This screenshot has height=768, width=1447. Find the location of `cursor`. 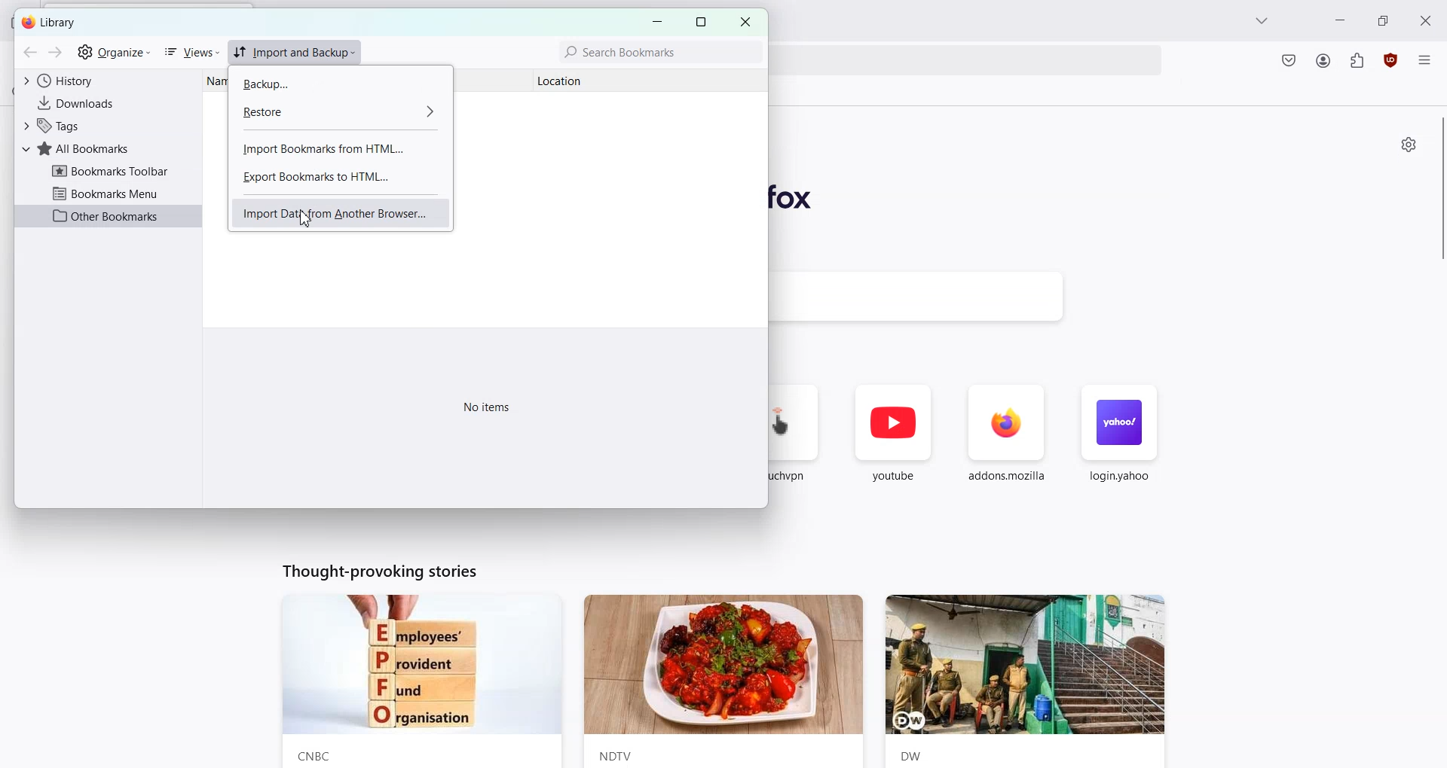

cursor is located at coordinates (304, 221).